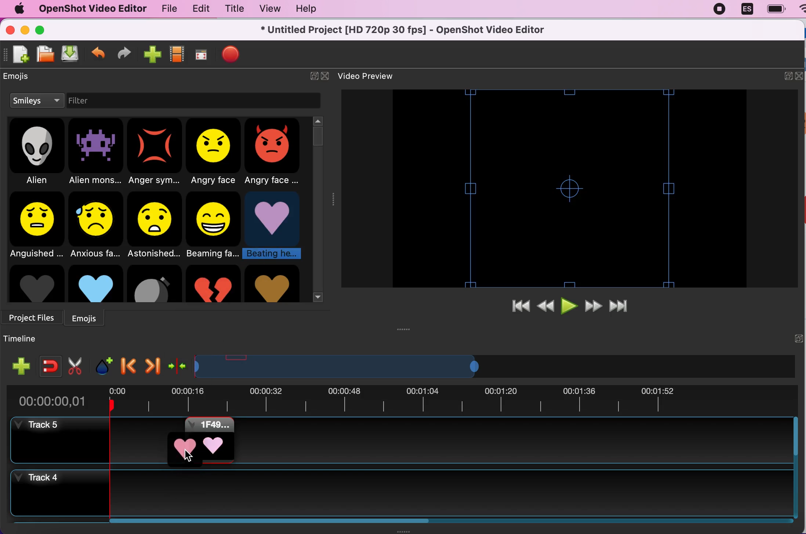 The image size is (806, 534). Describe the element at coordinates (24, 339) in the screenshot. I see `timeline` at that location.